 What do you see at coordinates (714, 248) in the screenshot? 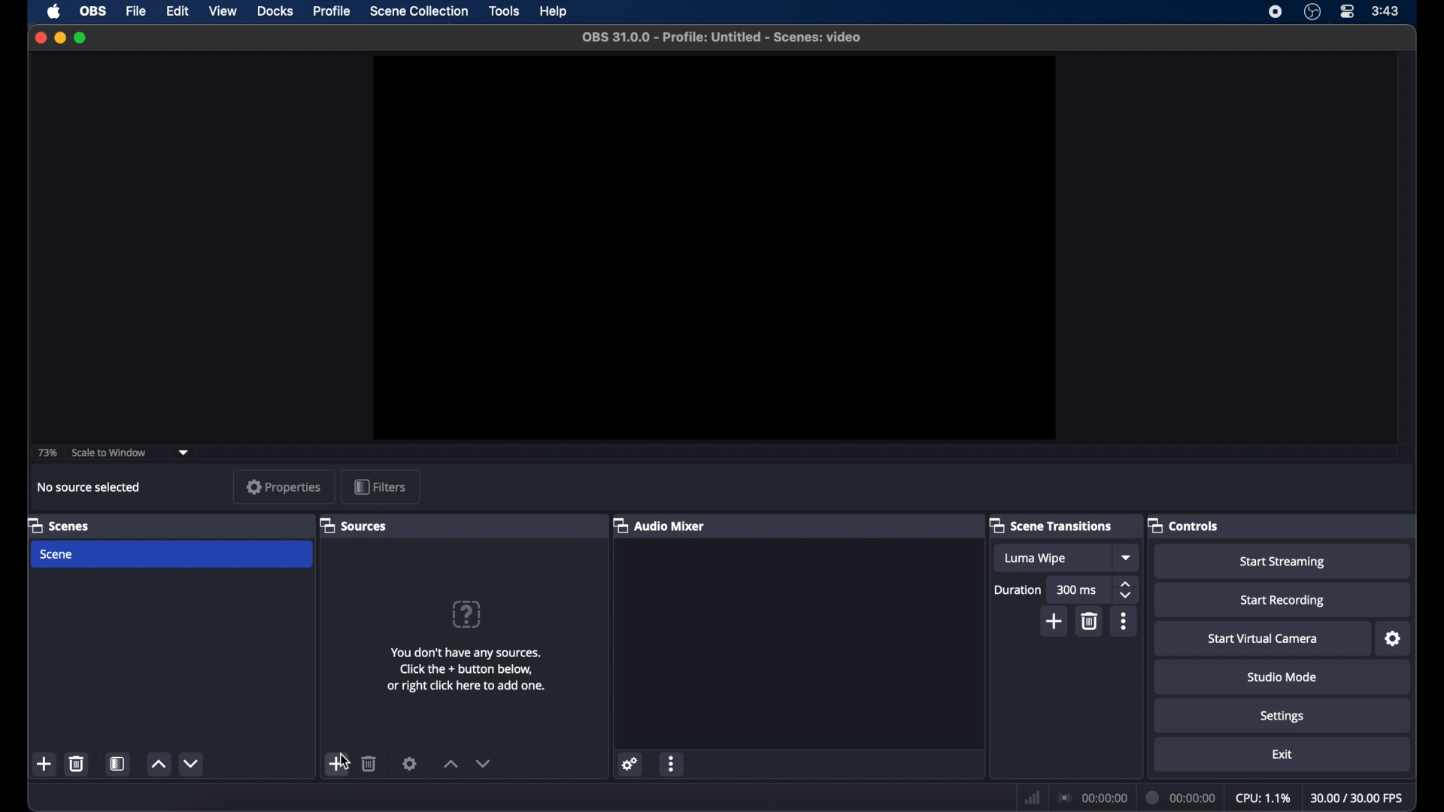
I see `preview` at bounding box center [714, 248].